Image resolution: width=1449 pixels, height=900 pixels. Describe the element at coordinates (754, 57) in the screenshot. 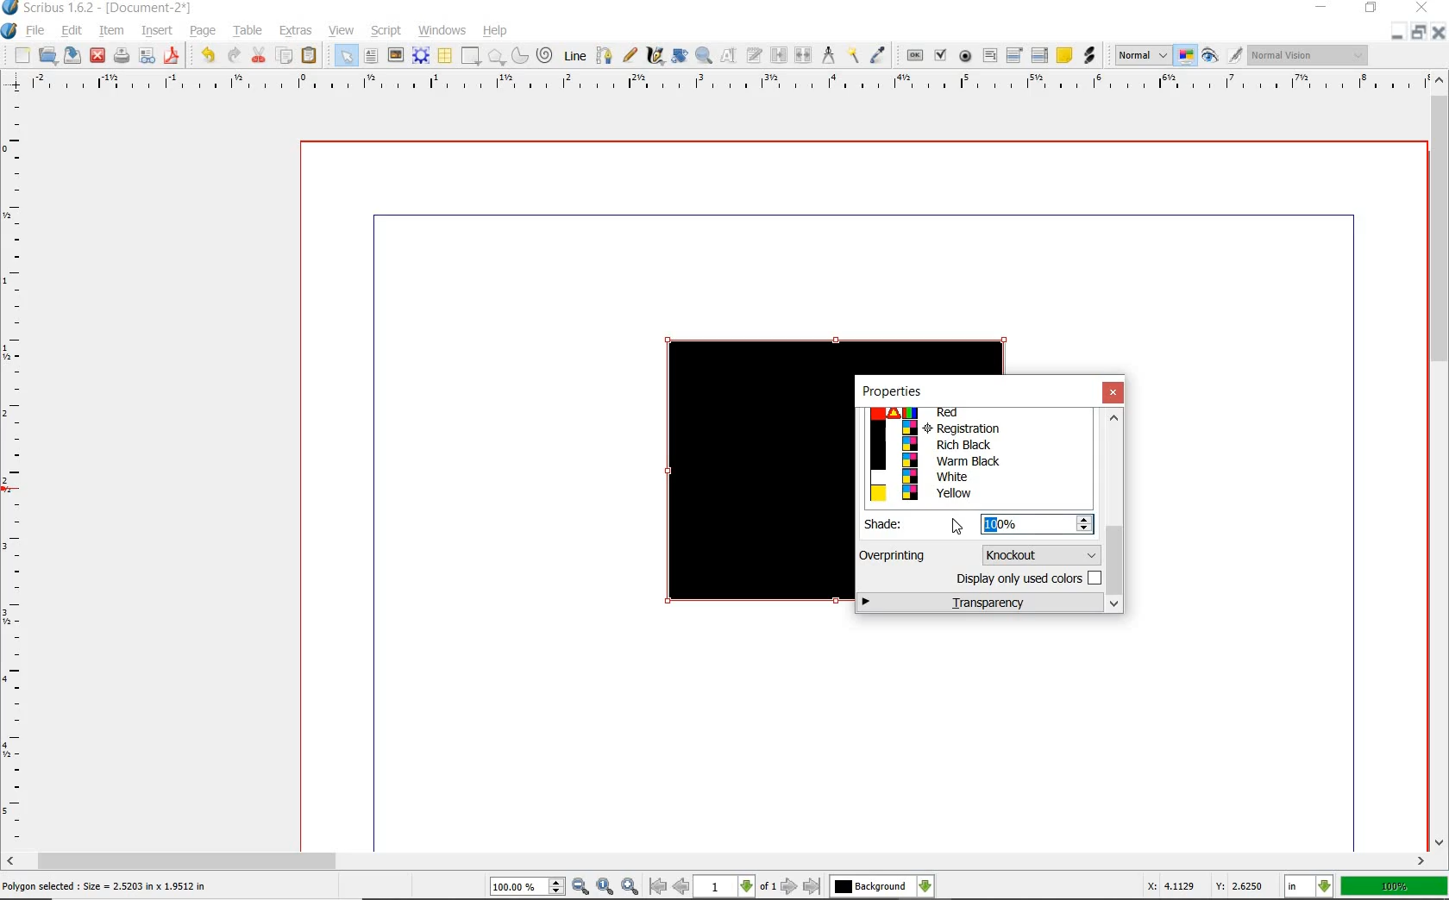

I see `edit text with story editor` at that location.